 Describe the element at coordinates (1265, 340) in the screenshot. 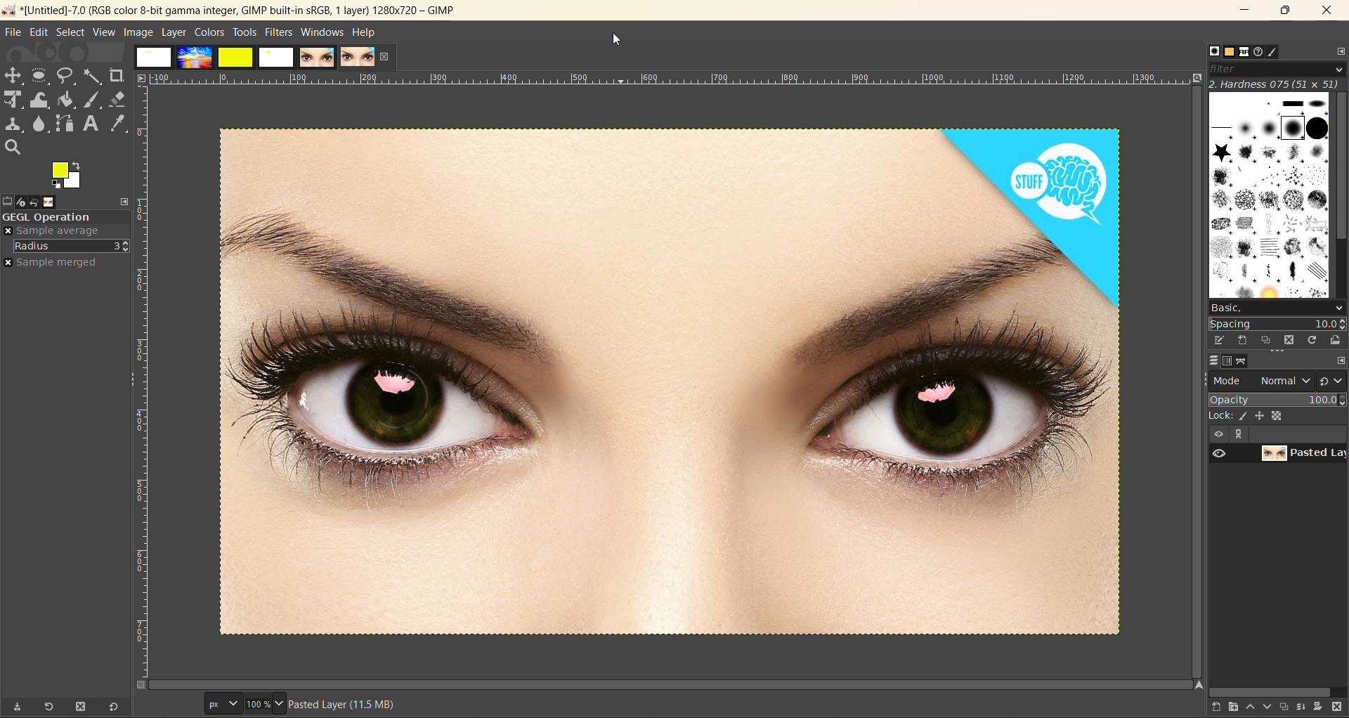

I see `duplicate this brush` at that location.